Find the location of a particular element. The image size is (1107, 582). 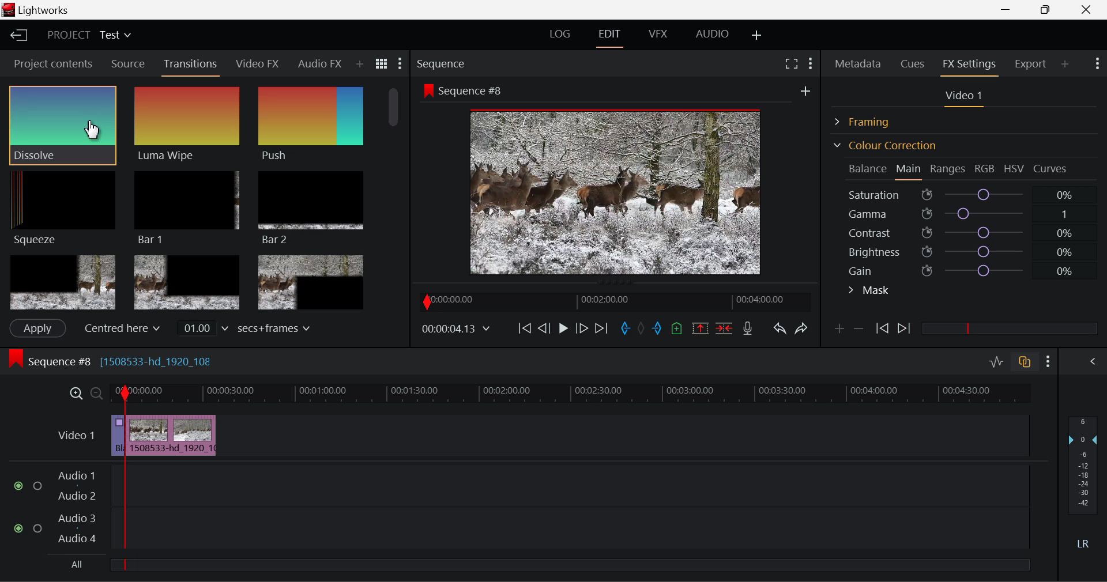

Brightness is located at coordinates (965, 250).